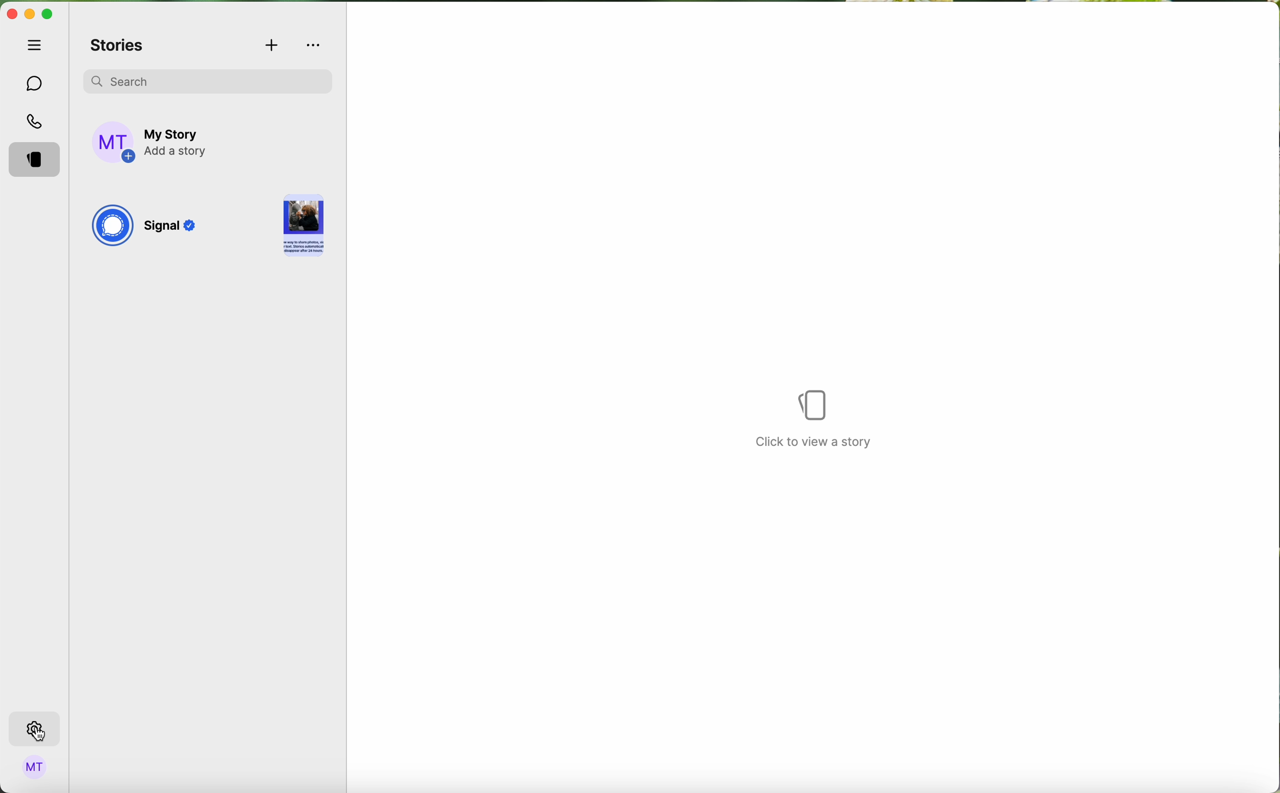  Describe the element at coordinates (37, 123) in the screenshot. I see `calls` at that location.